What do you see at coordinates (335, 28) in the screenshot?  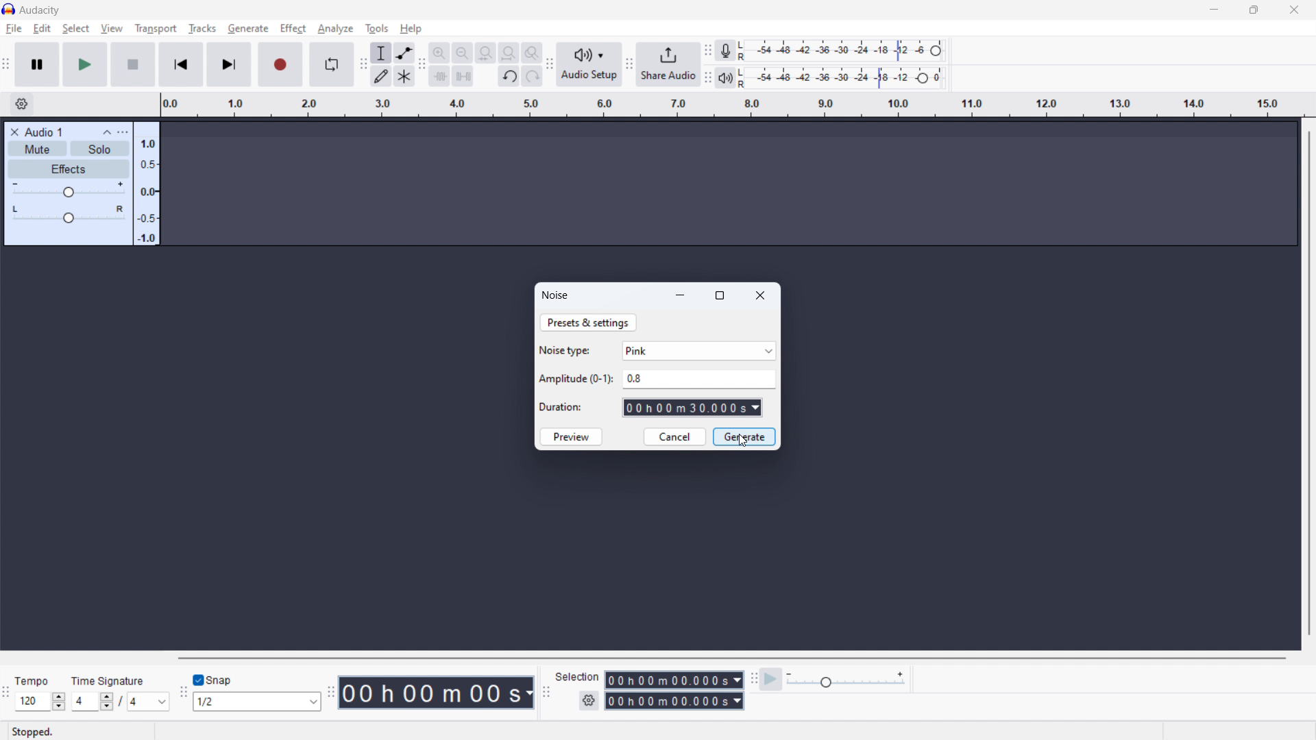 I see `analyze` at bounding box center [335, 28].